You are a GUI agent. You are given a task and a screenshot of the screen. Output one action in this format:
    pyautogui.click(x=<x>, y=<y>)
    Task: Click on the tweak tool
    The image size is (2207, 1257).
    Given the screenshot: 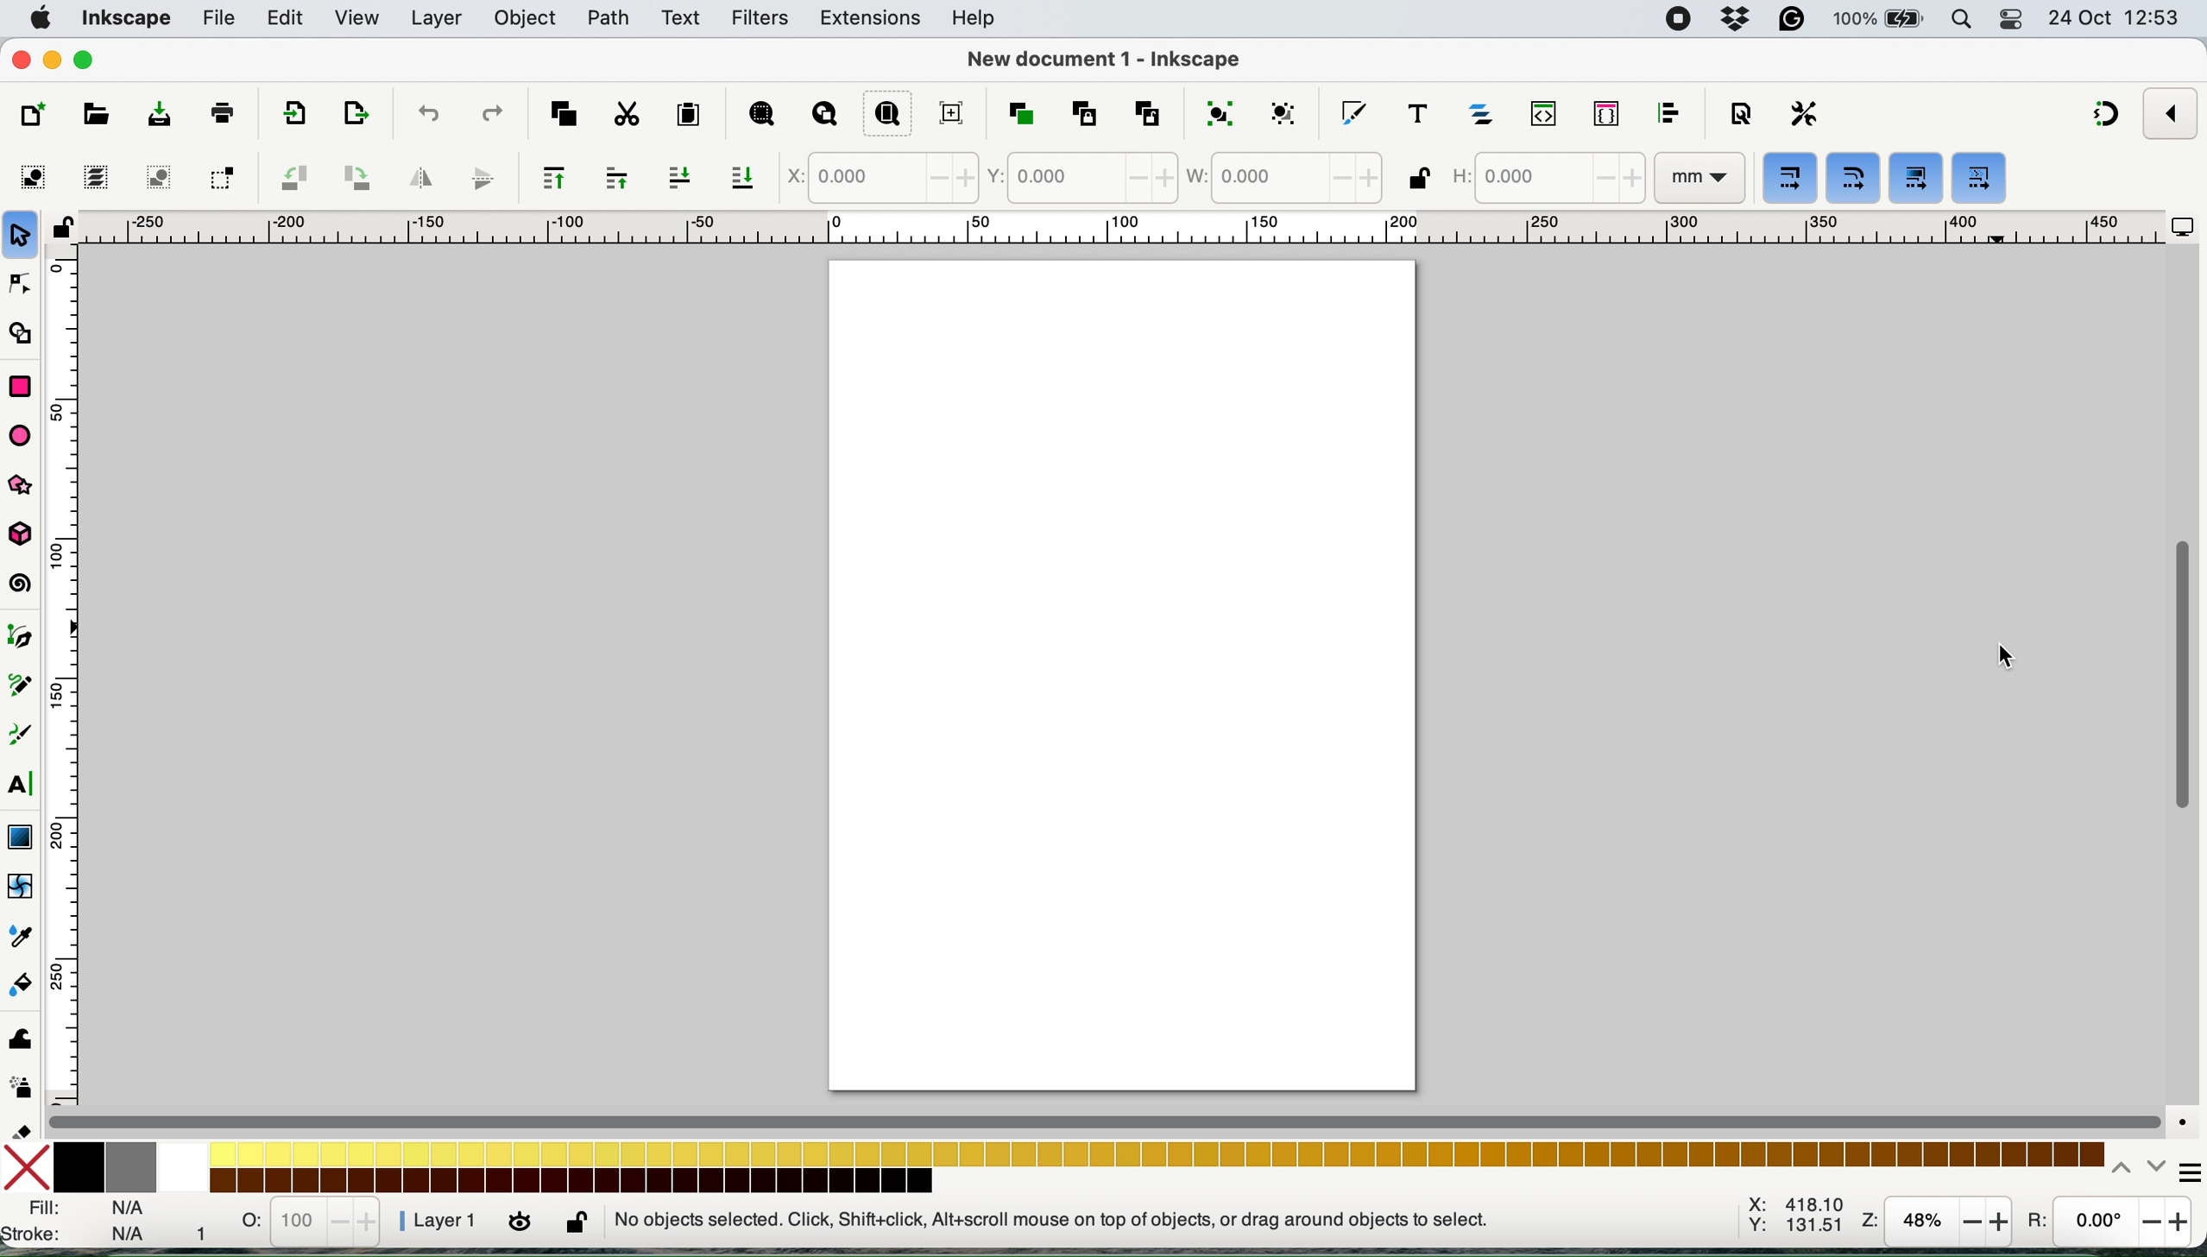 What is the action you would take?
    pyautogui.click(x=20, y=1045)
    